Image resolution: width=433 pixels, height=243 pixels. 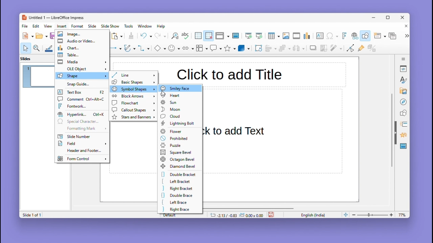 I want to click on sun, so click(x=180, y=102).